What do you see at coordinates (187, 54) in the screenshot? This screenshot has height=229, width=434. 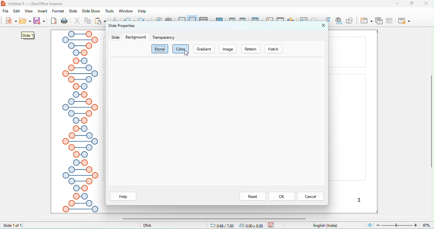 I see `cursor movement` at bounding box center [187, 54].